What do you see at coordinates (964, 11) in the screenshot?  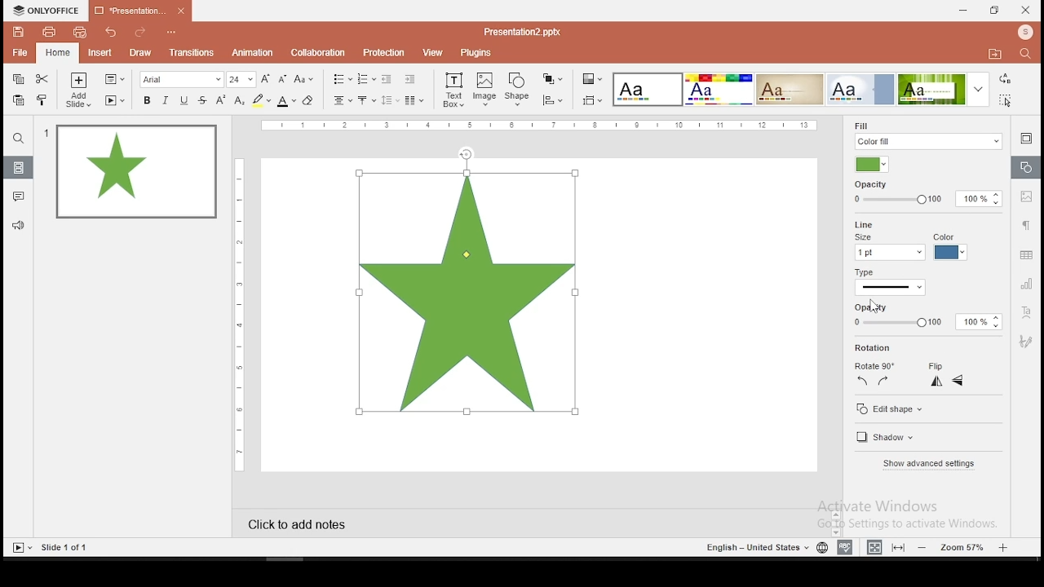 I see `minimize` at bounding box center [964, 11].